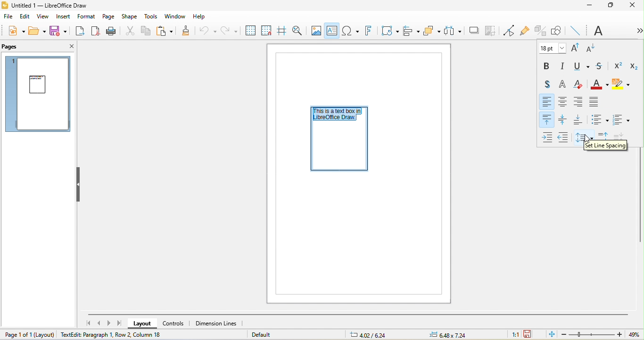  What do you see at coordinates (632, 7) in the screenshot?
I see `close` at bounding box center [632, 7].